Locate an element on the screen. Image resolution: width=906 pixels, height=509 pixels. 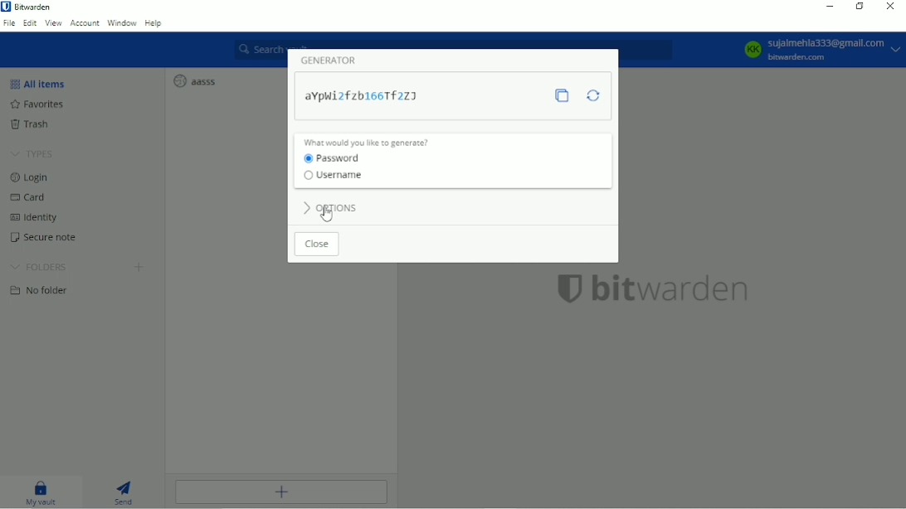
Card is located at coordinates (29, 197).